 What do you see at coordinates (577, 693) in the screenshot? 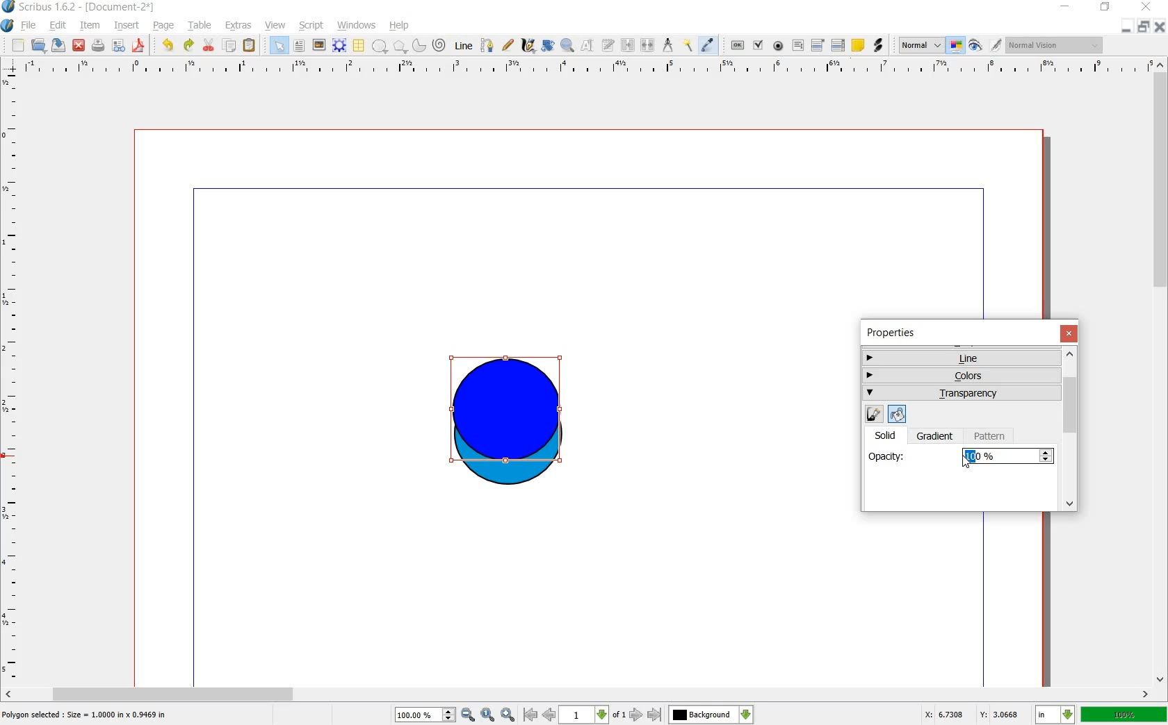
I see `scroll bar` at bounding box center [577, 693].